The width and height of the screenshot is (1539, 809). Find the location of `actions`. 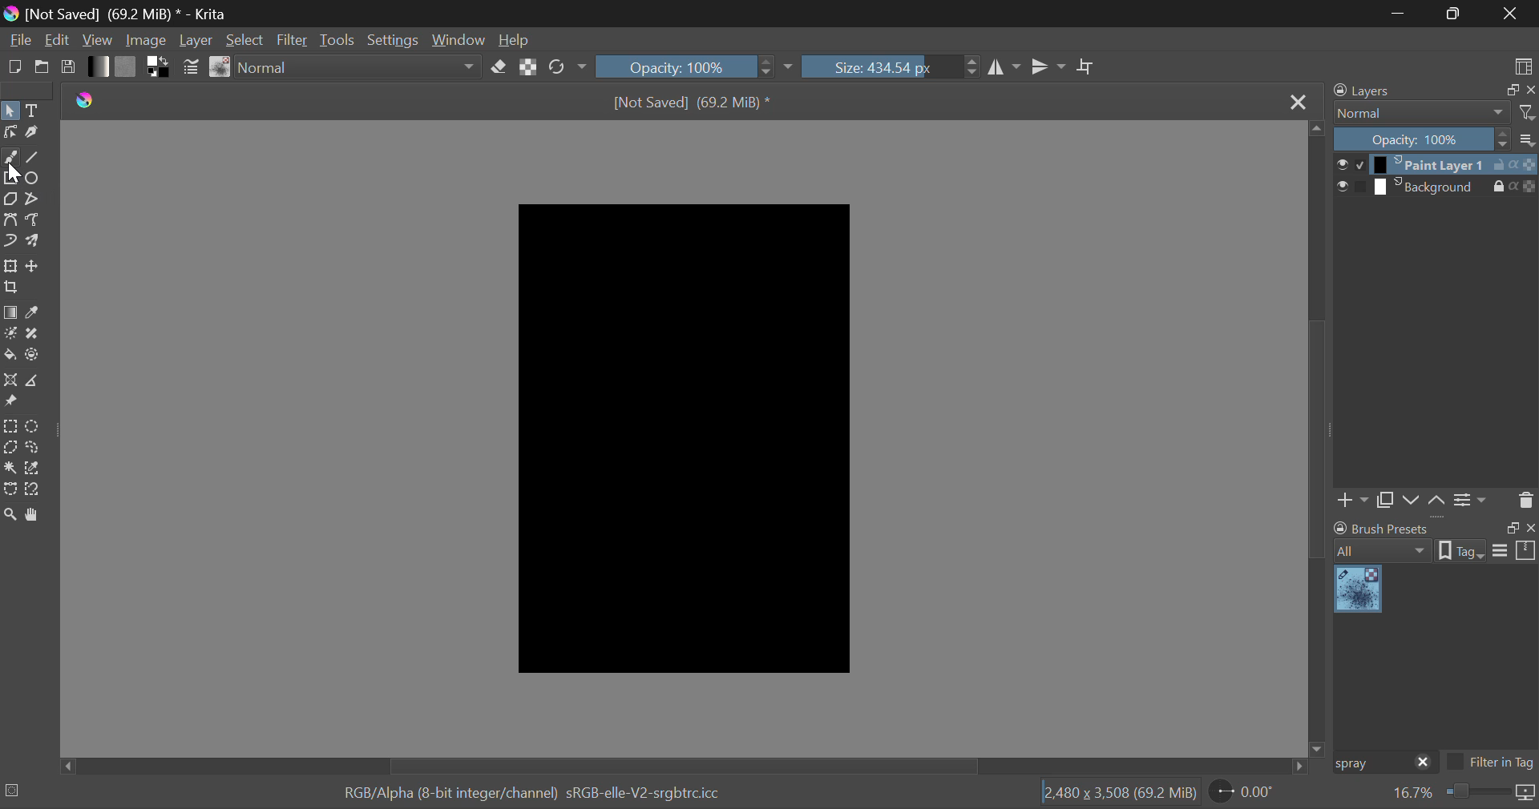

actions is located at coordinates (1515, 165).